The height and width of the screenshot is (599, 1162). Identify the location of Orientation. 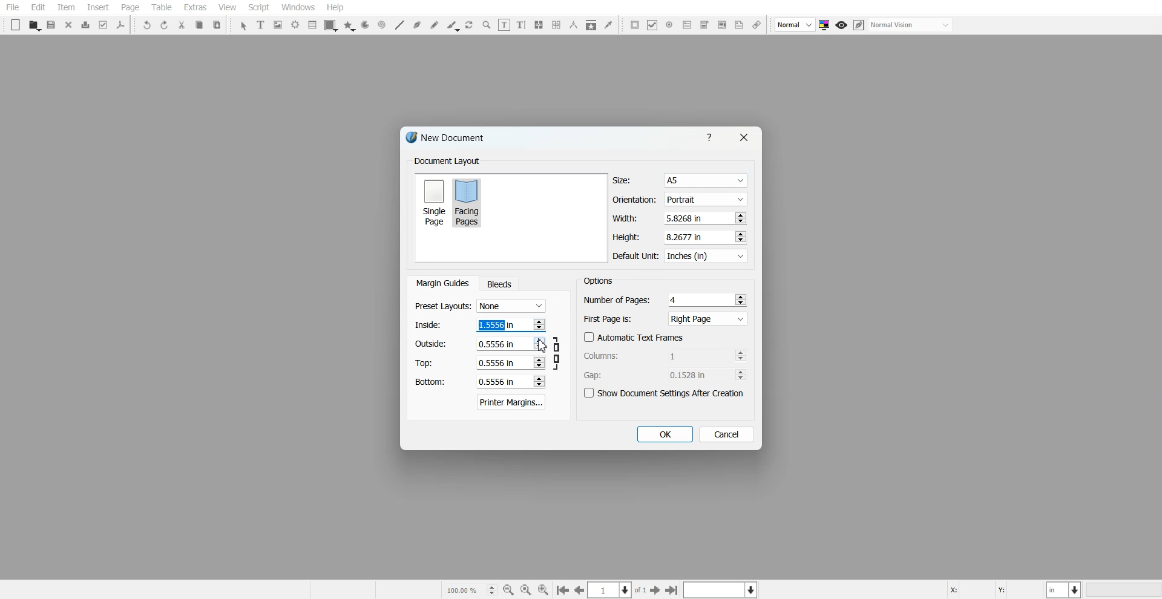
(680, 200).